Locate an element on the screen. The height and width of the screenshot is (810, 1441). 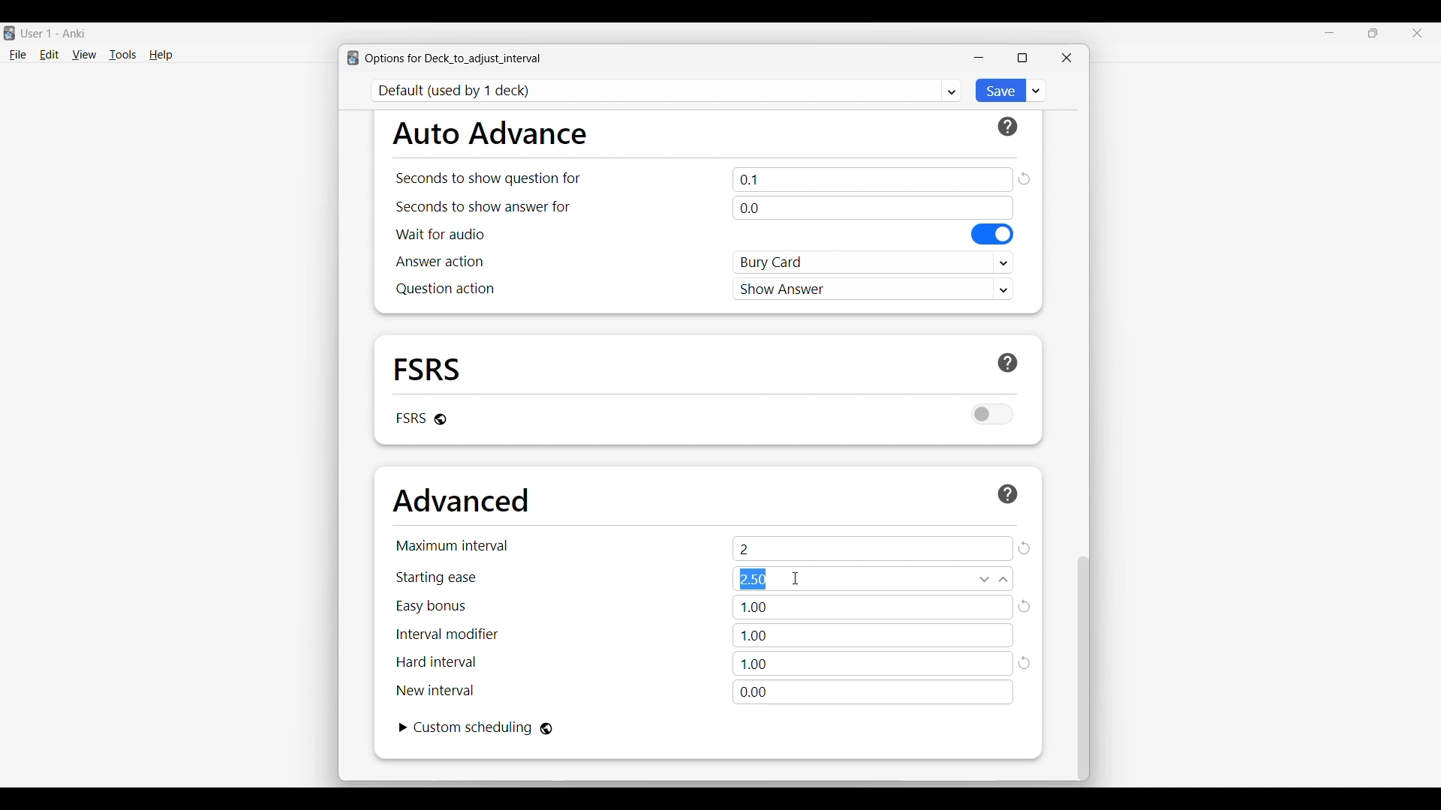
cursor is located at coordinates (797, 578).